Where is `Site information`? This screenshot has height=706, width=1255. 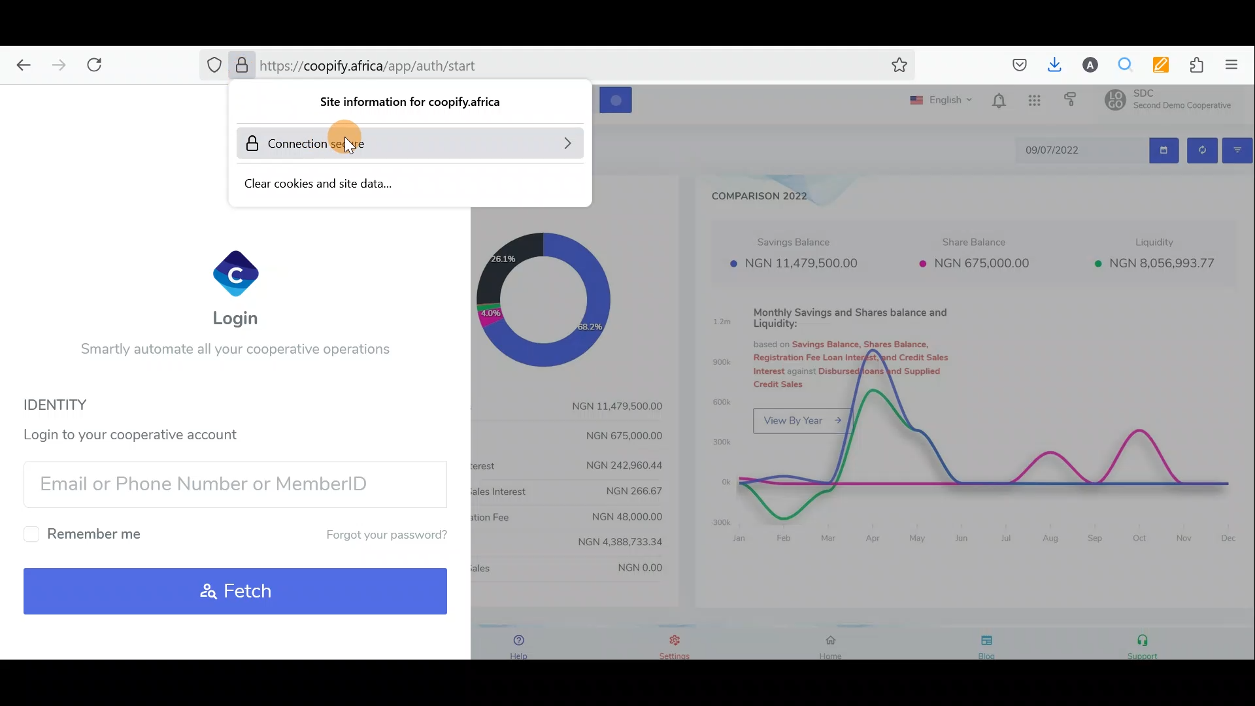 Site information is located at coordinates (415, 105).